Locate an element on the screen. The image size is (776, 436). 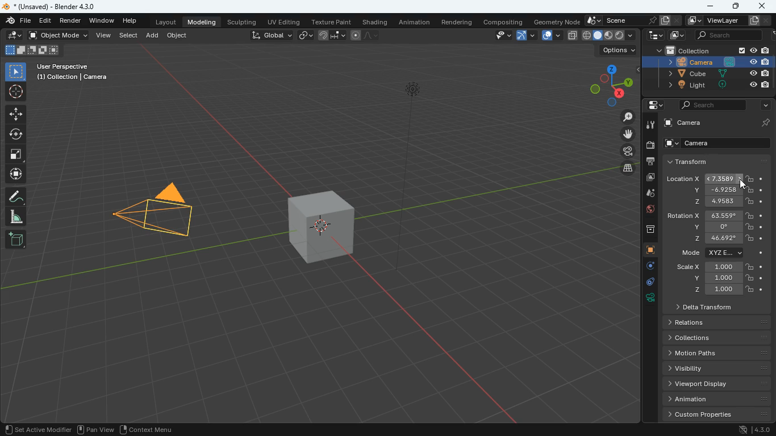
z is located at coordinates (719, 241).